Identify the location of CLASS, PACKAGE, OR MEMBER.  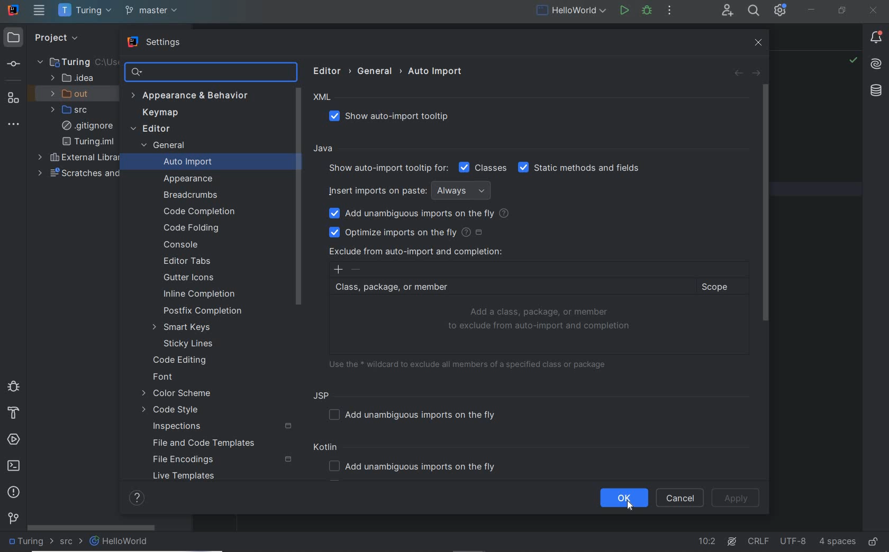
(510, 288).